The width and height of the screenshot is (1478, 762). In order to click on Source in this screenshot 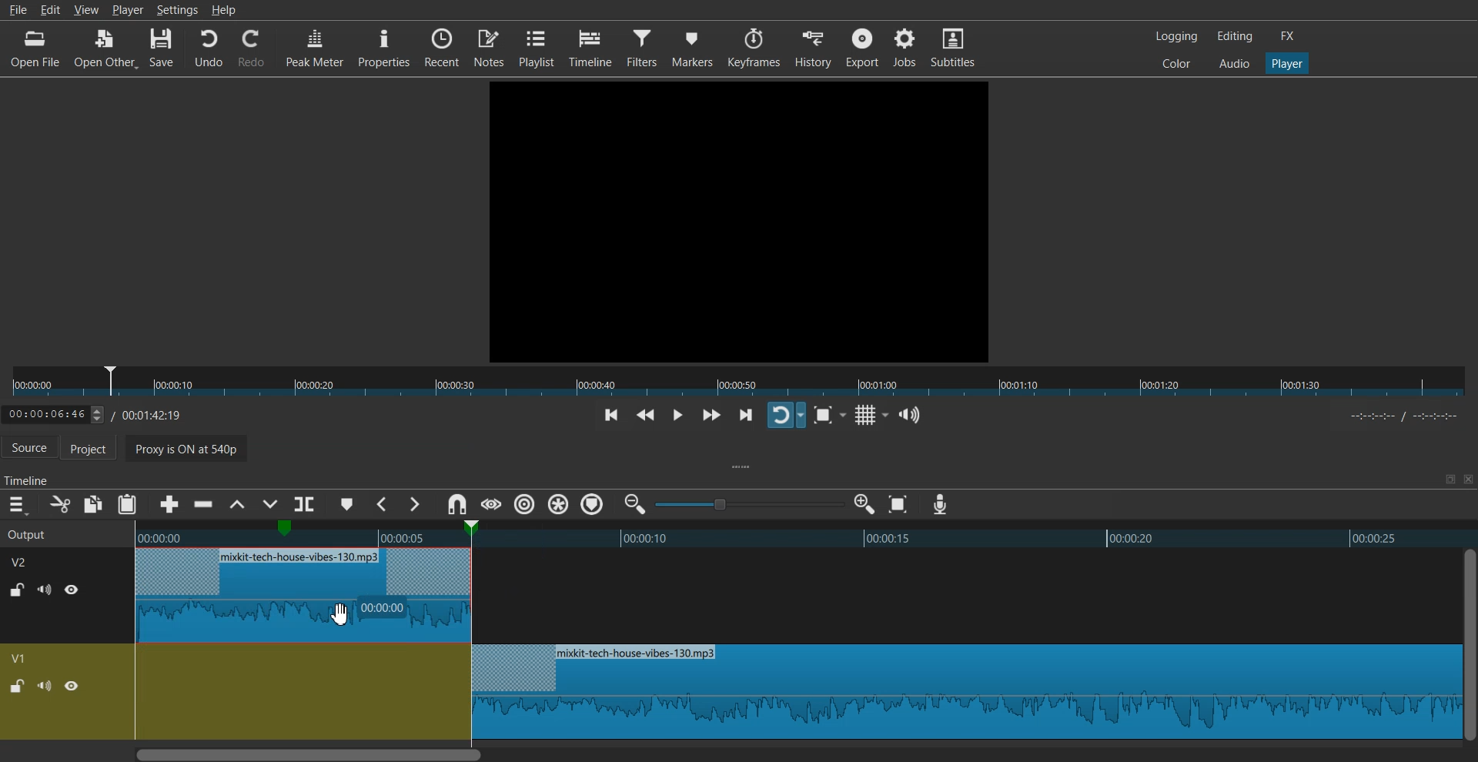, I will do `click(29, 449)`.